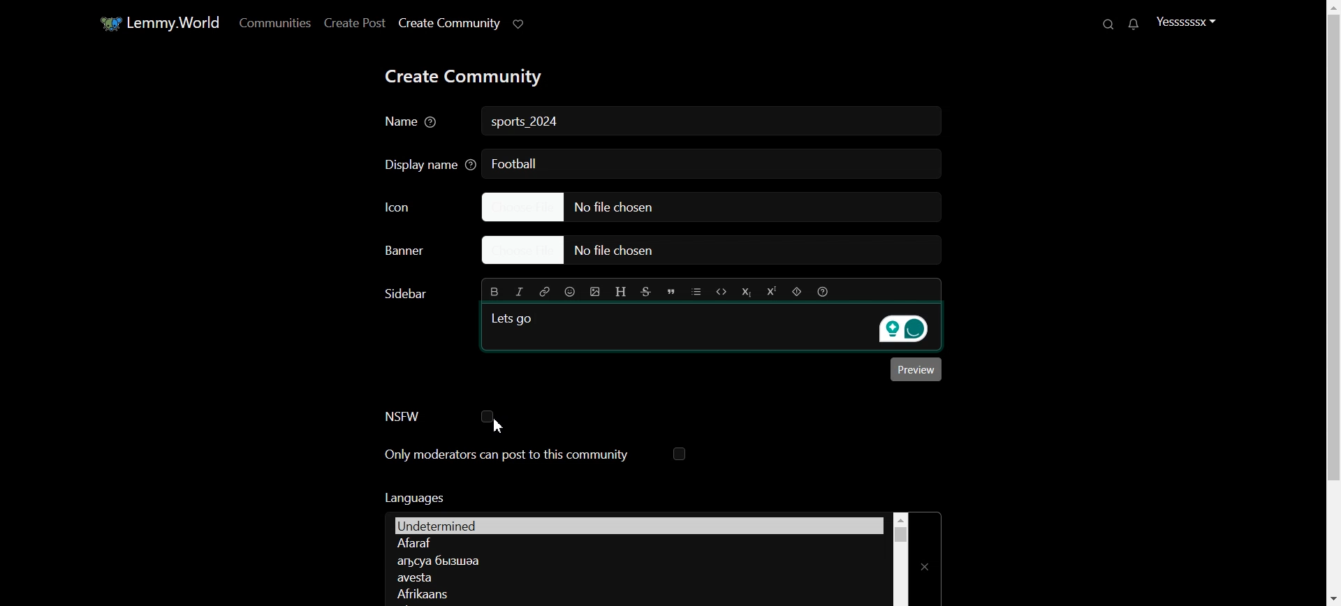  I want to click on Search, so click(1110, 24).